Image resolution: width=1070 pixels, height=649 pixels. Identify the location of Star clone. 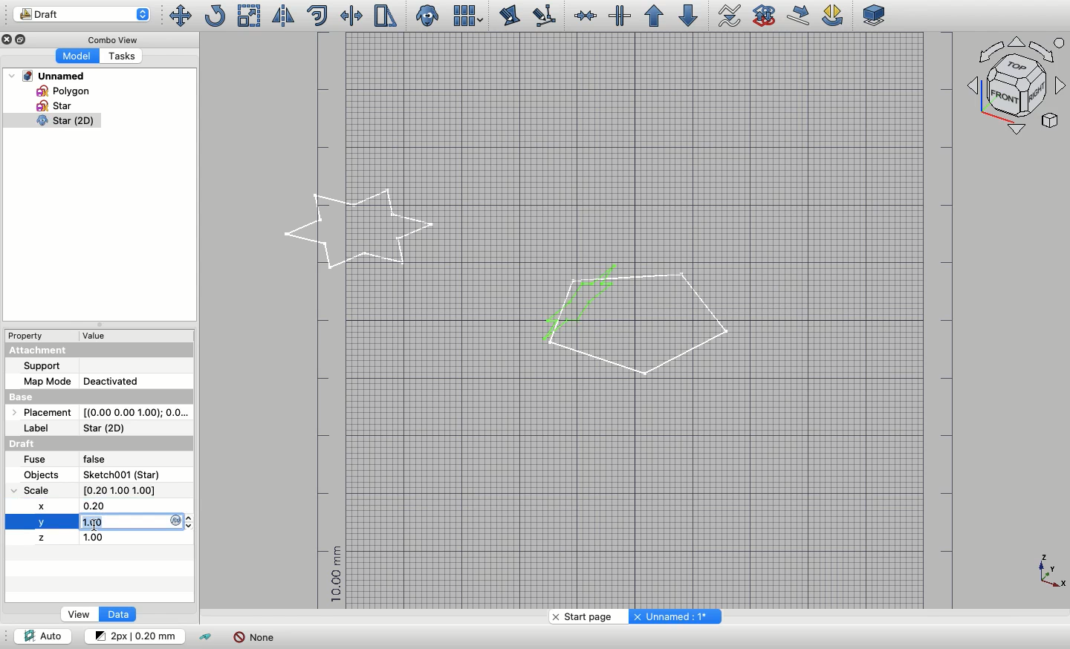
(51, 121).